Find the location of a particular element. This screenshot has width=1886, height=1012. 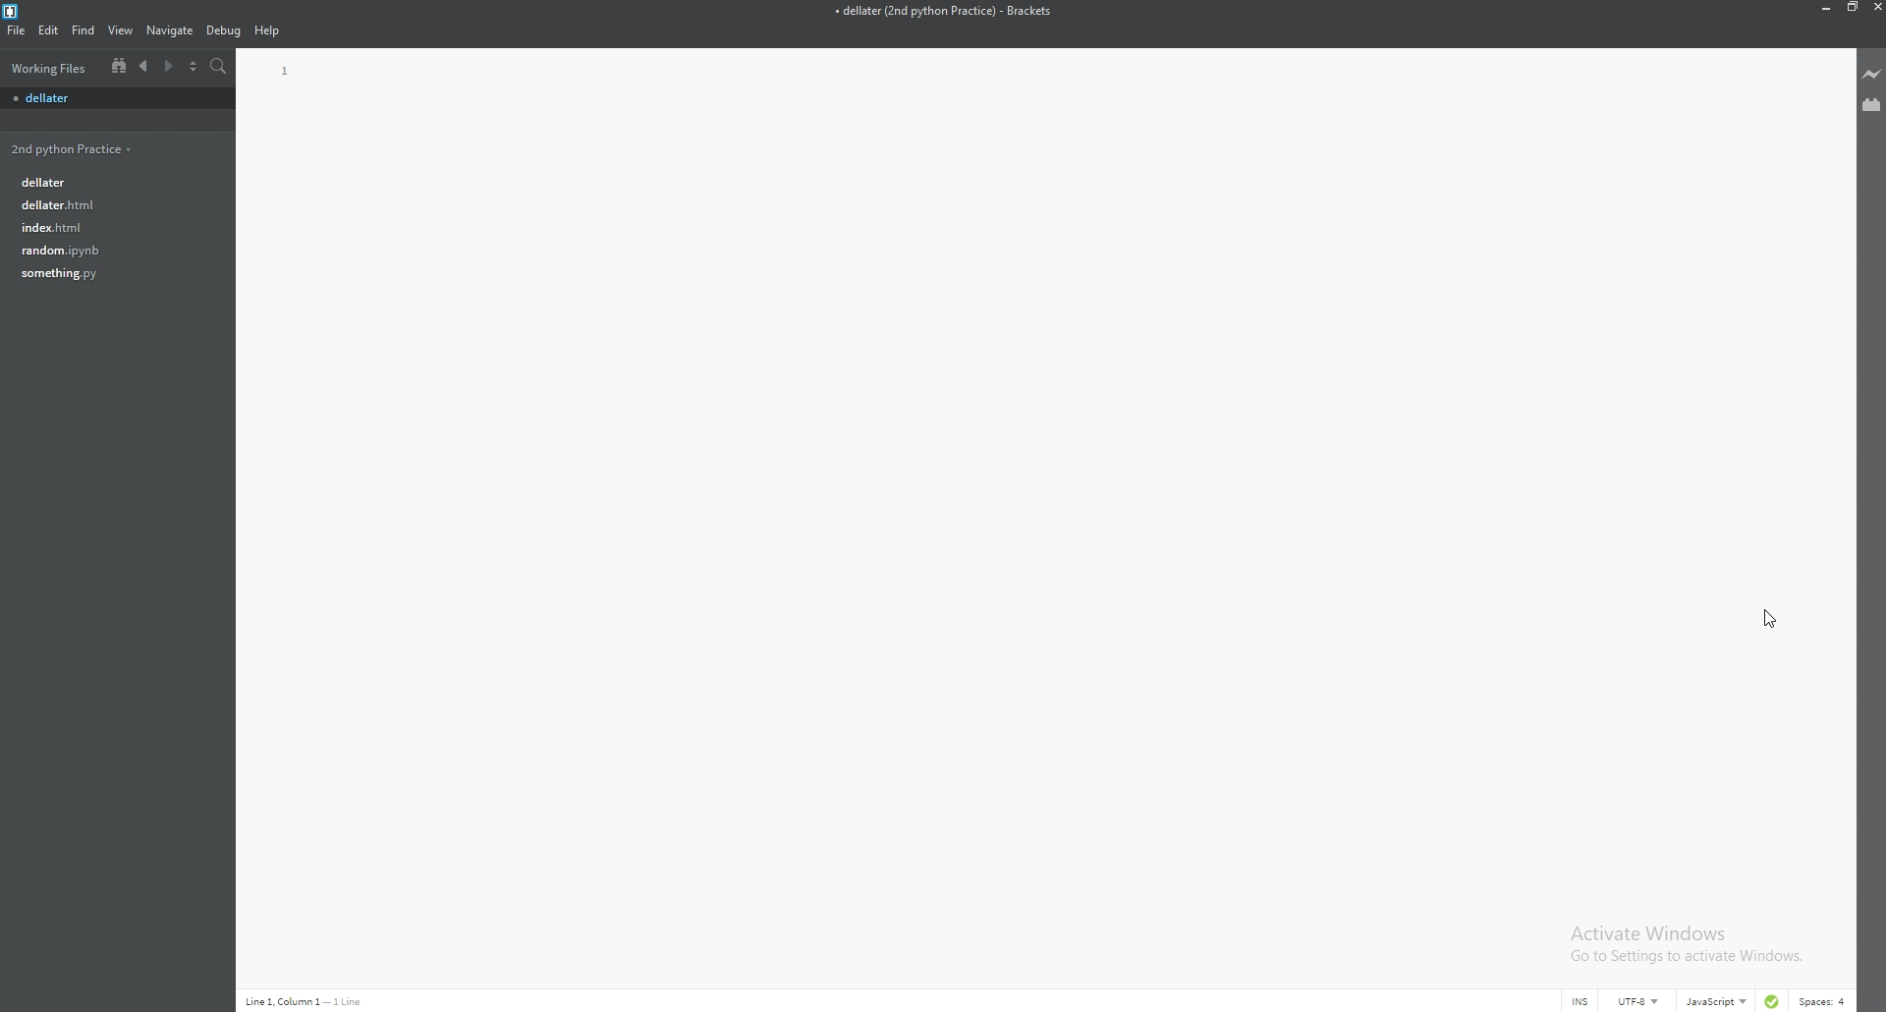

file is located at coordinates (106, 183).